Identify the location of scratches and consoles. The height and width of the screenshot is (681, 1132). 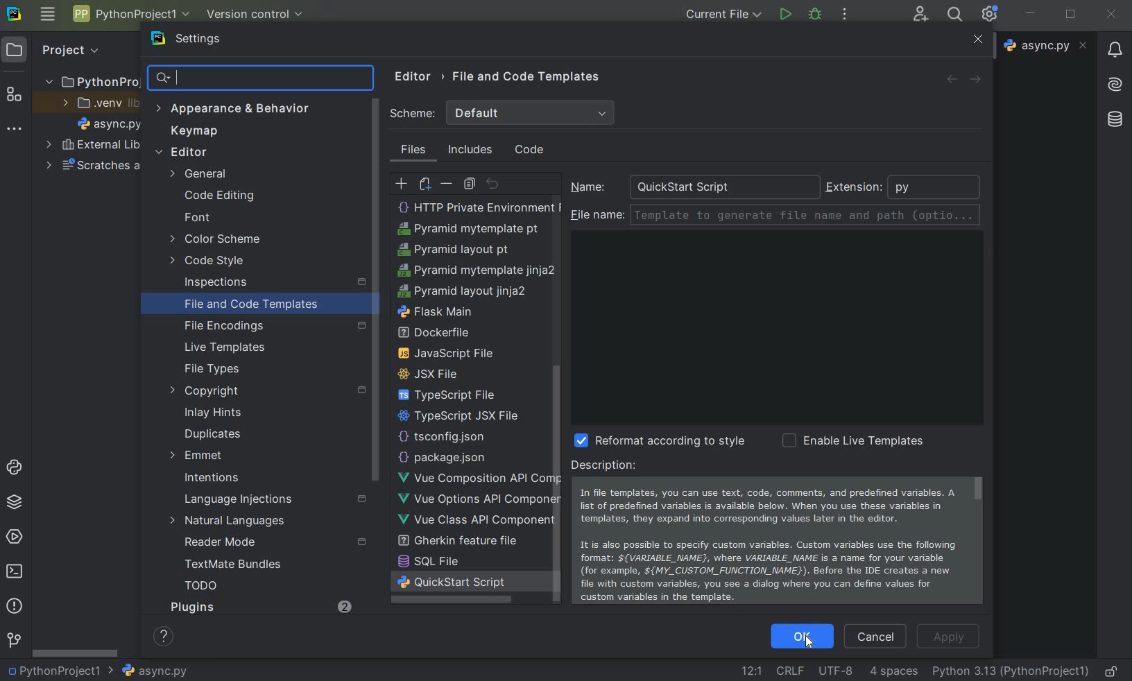
(101, 166).